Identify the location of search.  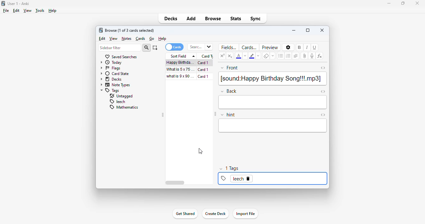
(200, 47).